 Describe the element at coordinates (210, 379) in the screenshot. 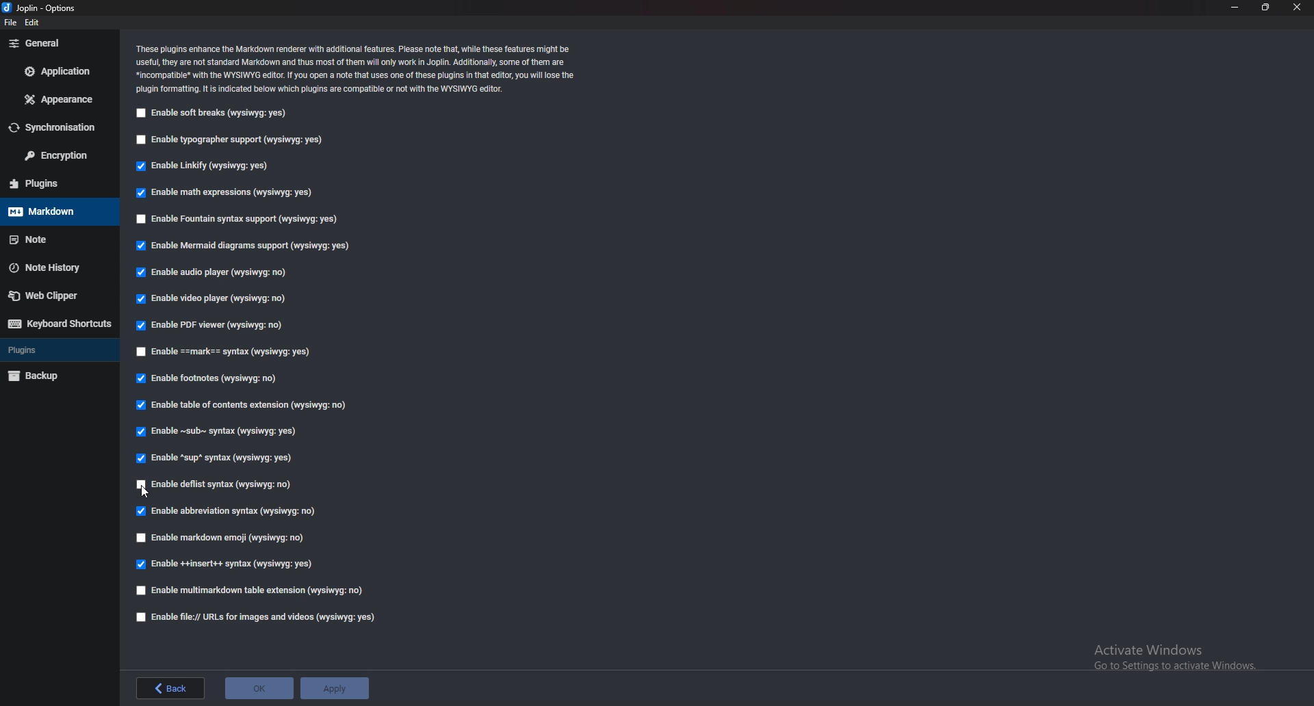

I see `Enable footnotes` at that location.